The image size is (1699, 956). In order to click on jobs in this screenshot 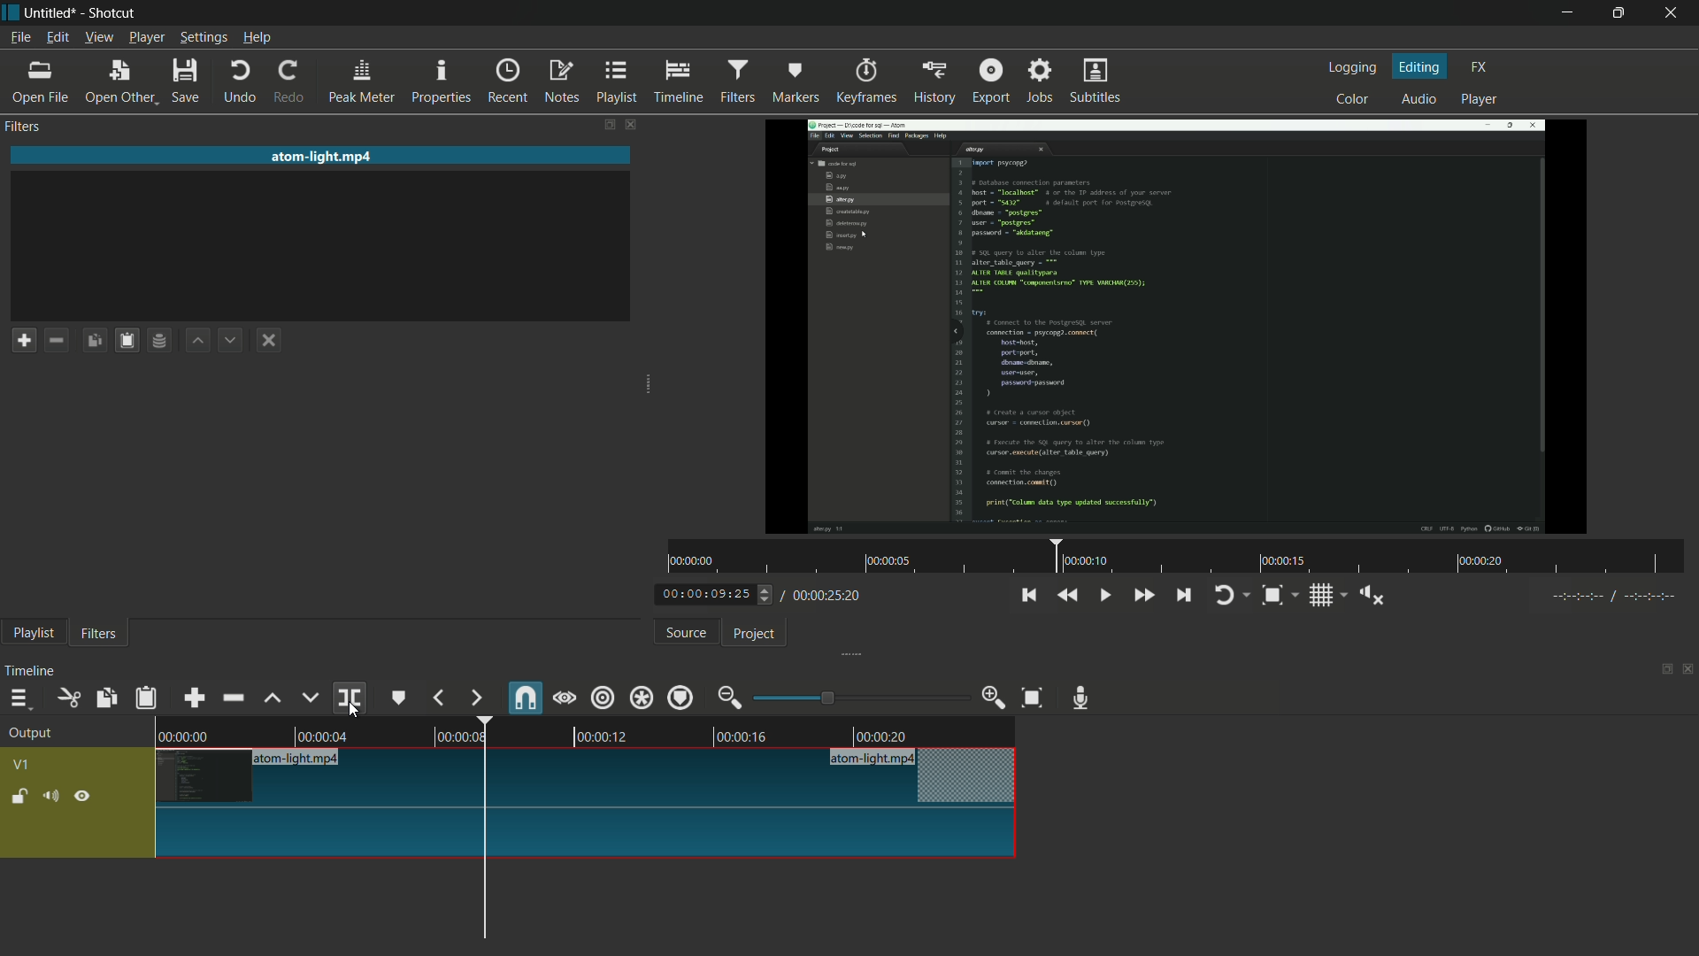, I will do `click(1042, 79)`.